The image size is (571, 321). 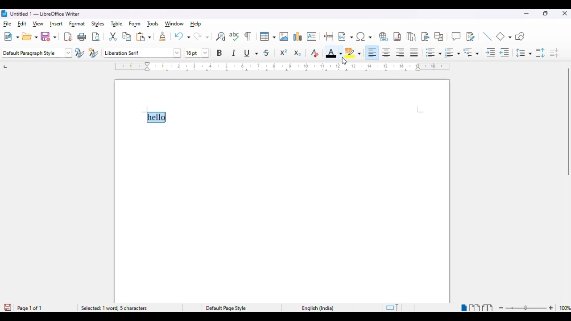 What do you see at coordinates (68, 37) in the screenshot?
I see `export directly as PDF` at bounding box center [68, 37].